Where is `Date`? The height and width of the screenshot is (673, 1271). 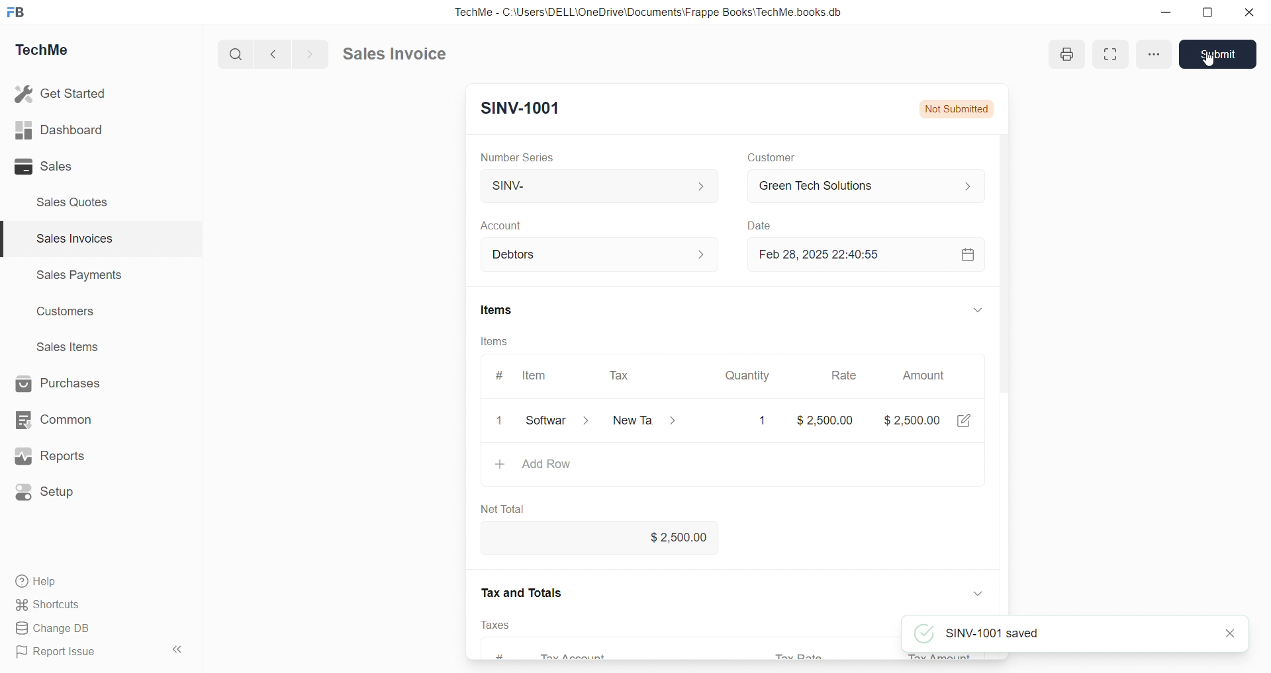
Date is located at coordinates (759, 225).